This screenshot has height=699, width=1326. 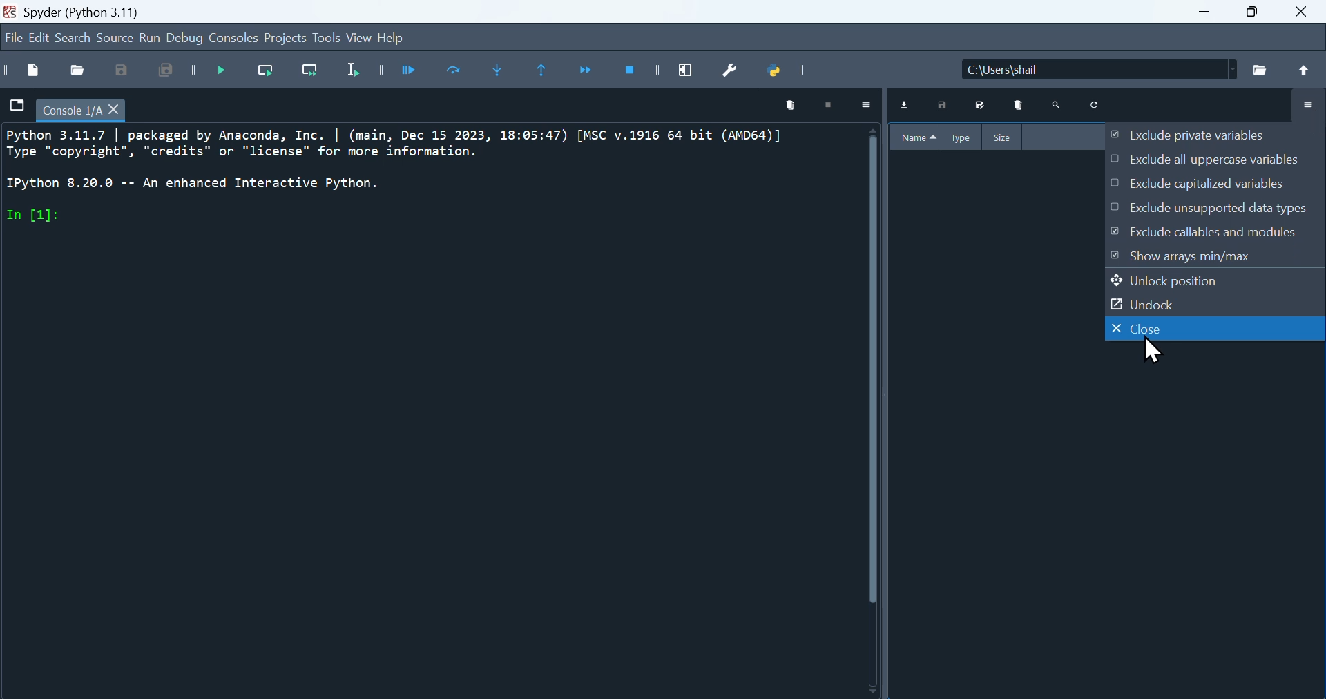 What do you see at coordinates (324, 39) in the screenshot?
I see `Tools` at bounding box center [324, 39].